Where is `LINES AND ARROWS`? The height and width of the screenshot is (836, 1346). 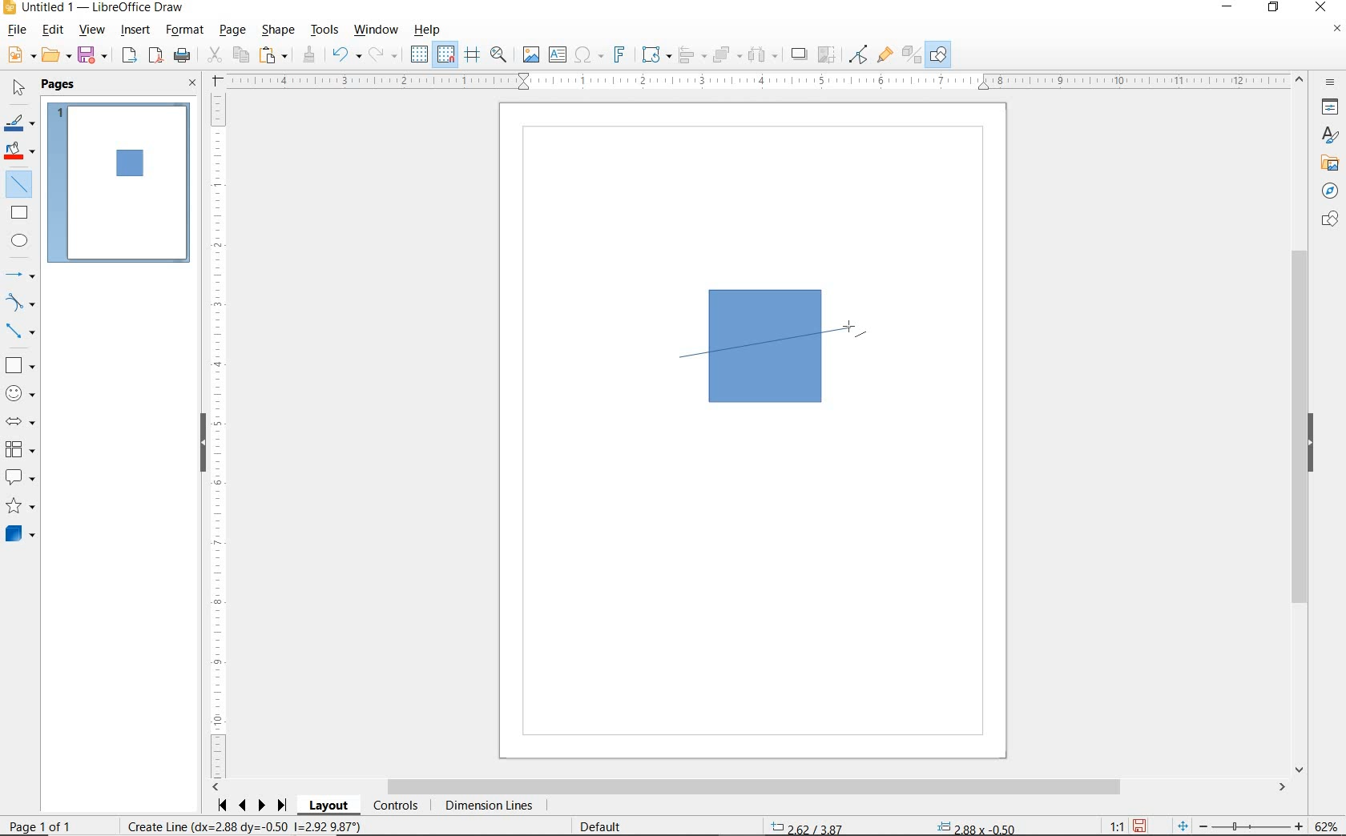
LINES AND ARROWS is located at coordinates (21, 275).